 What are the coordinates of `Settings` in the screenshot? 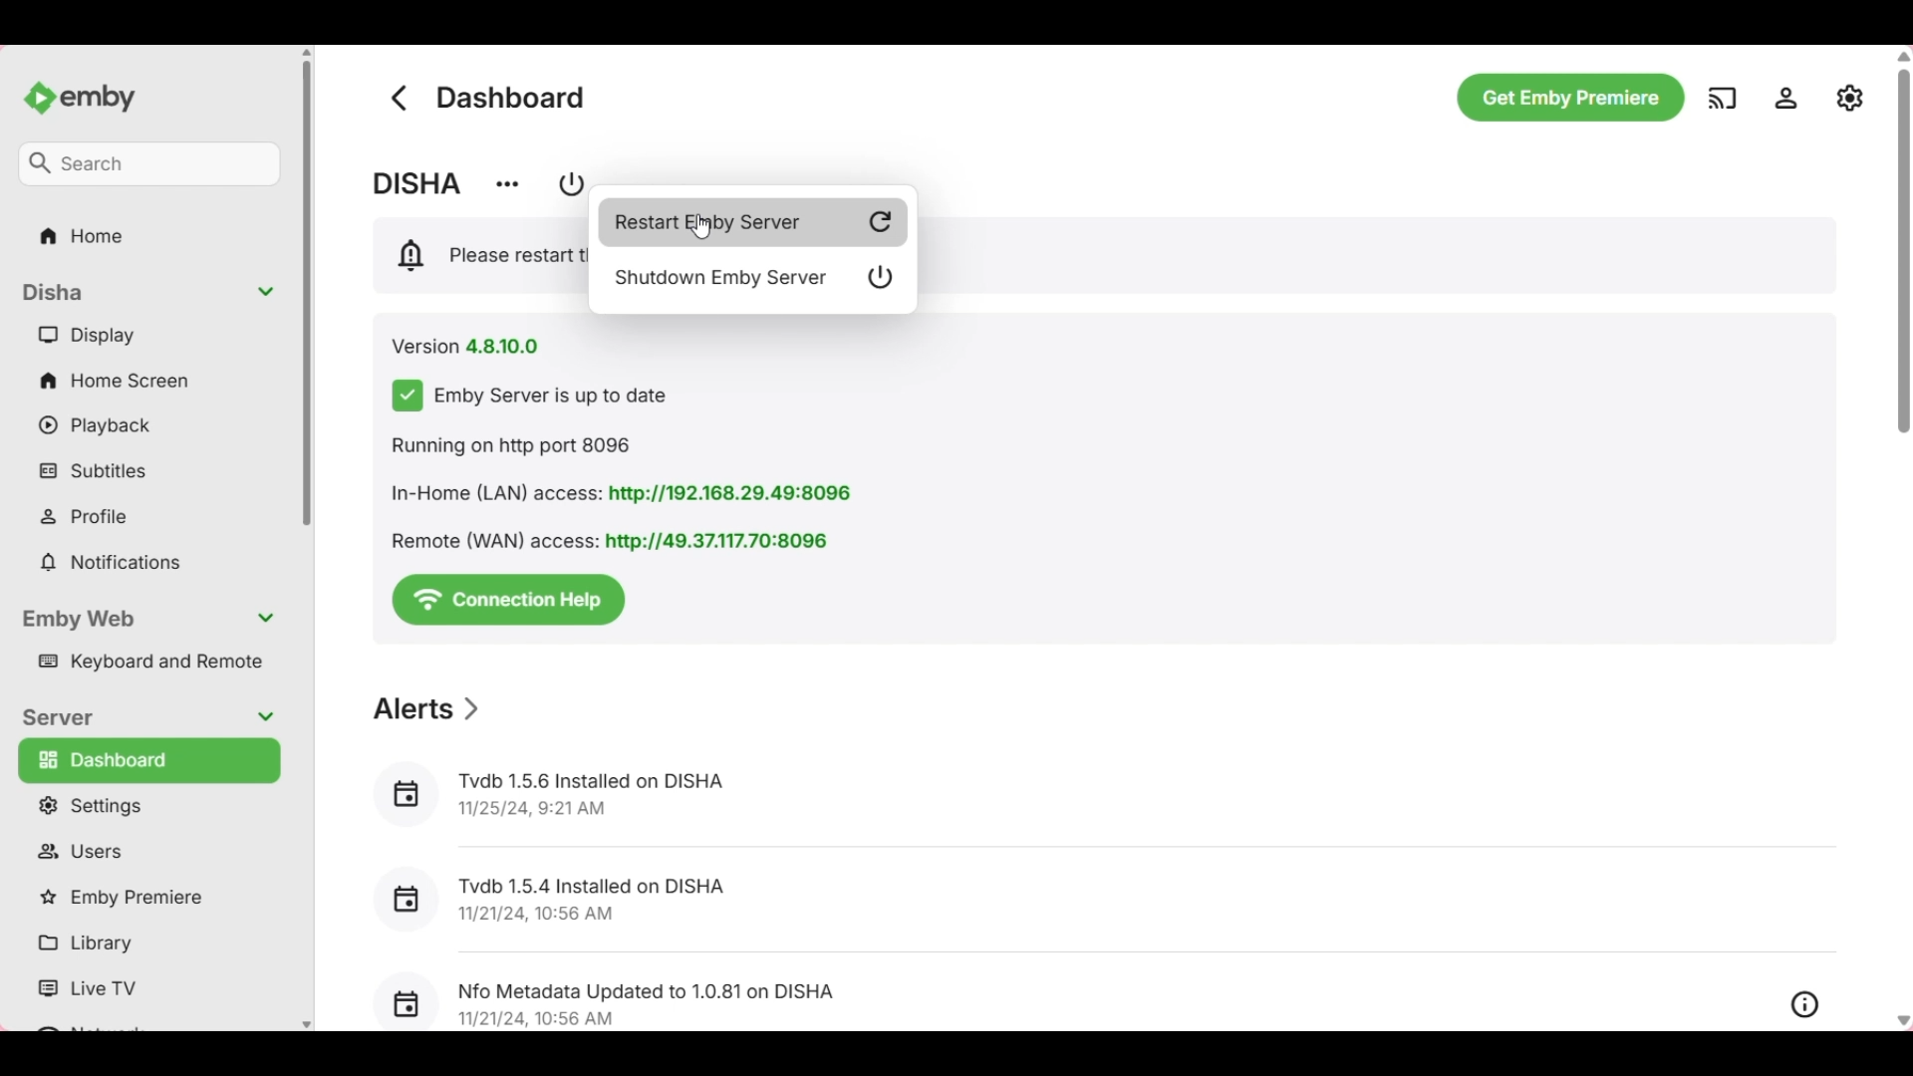 It's located at (1785, 98).